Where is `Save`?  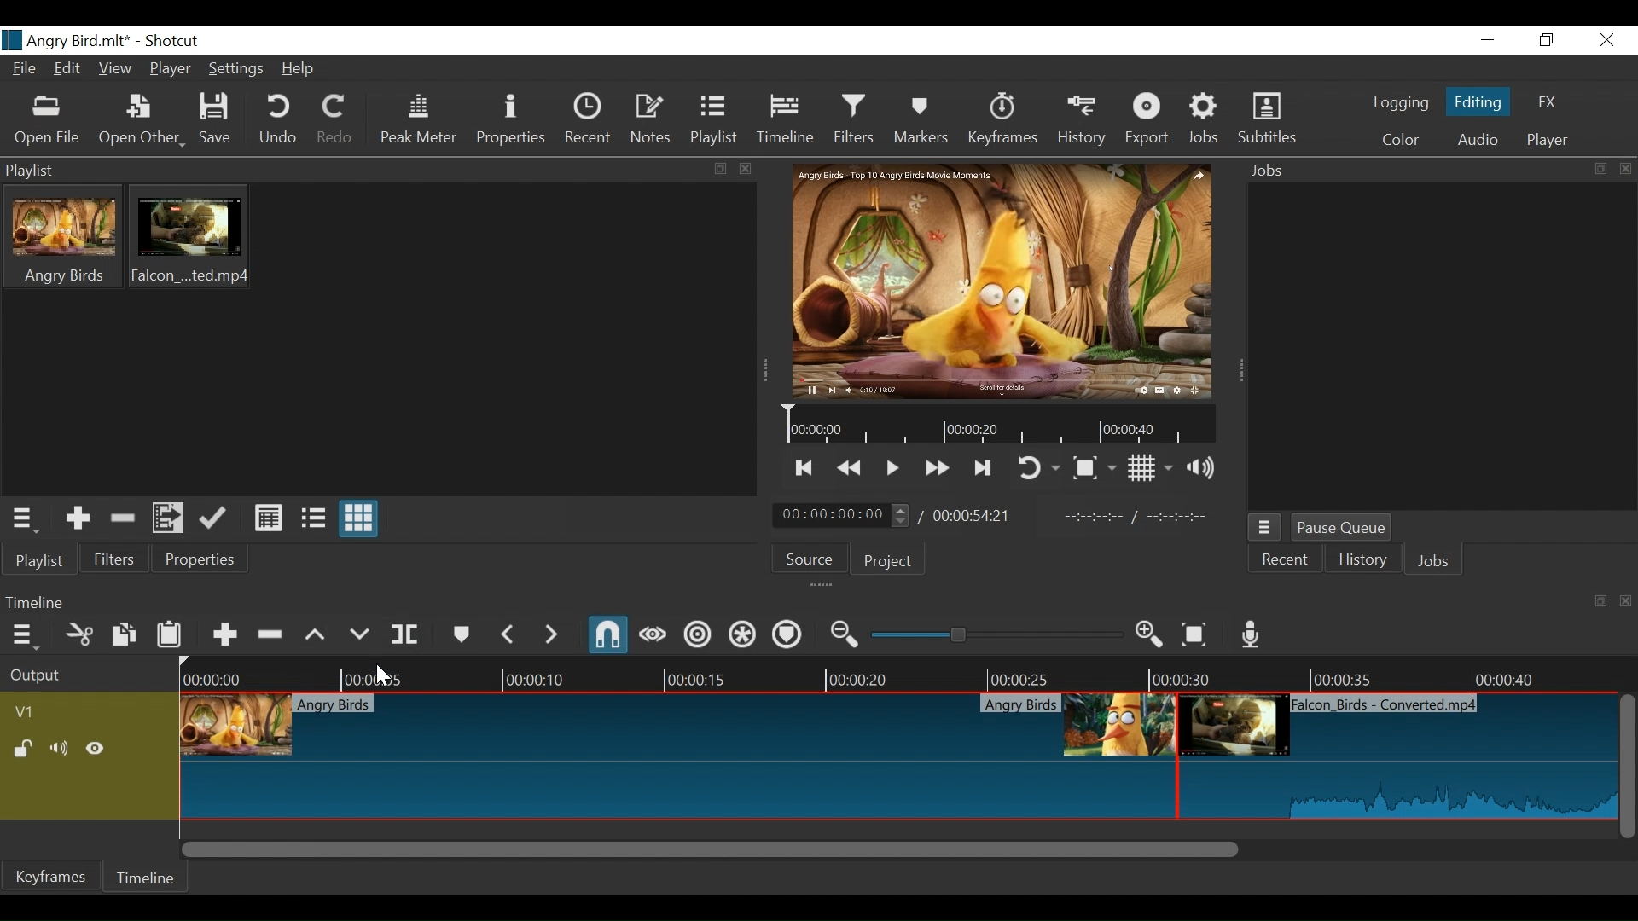
Save is located at coordinates (218, 121).